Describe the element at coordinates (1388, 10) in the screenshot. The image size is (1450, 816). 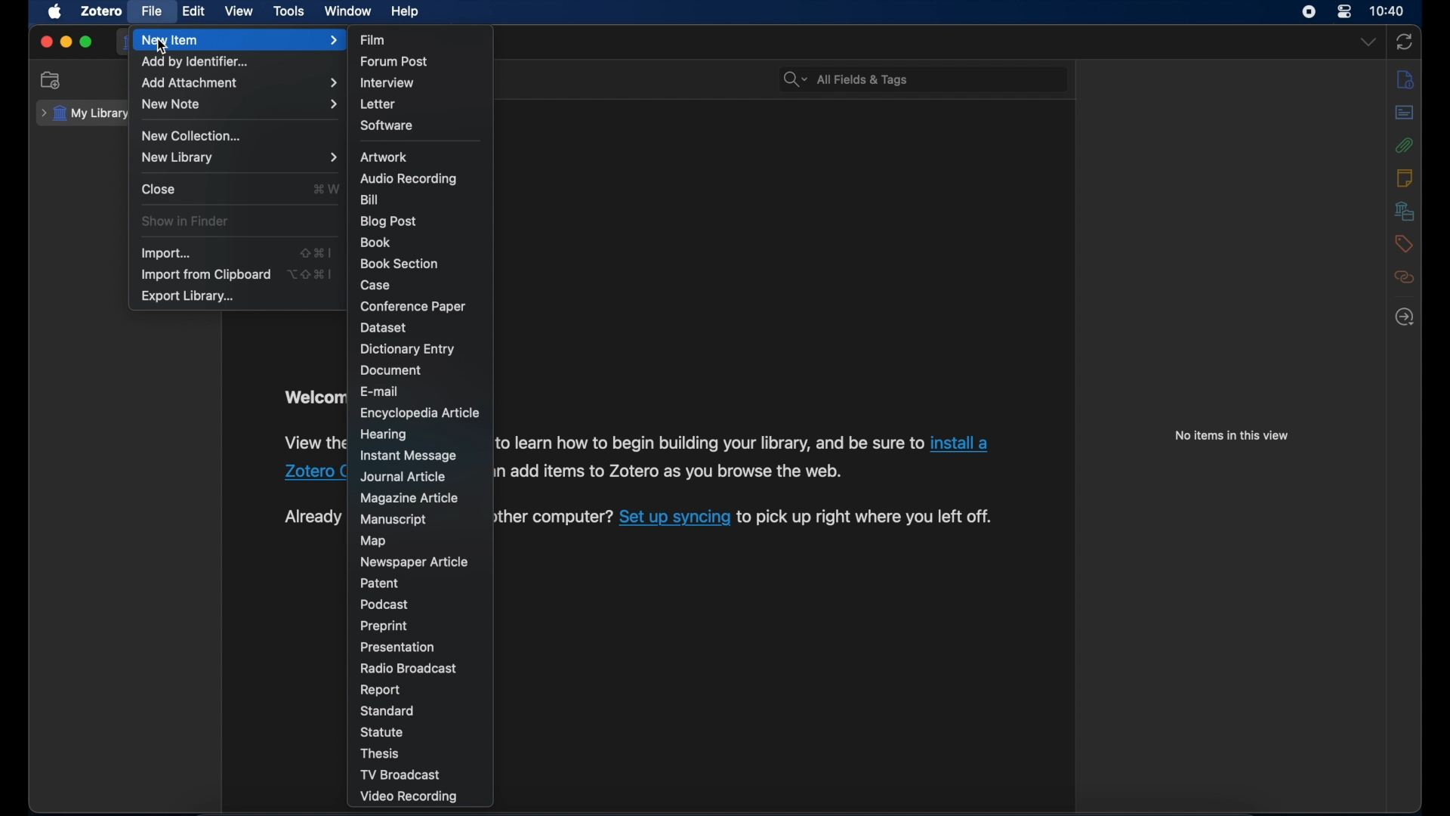
I see `time` at that location.